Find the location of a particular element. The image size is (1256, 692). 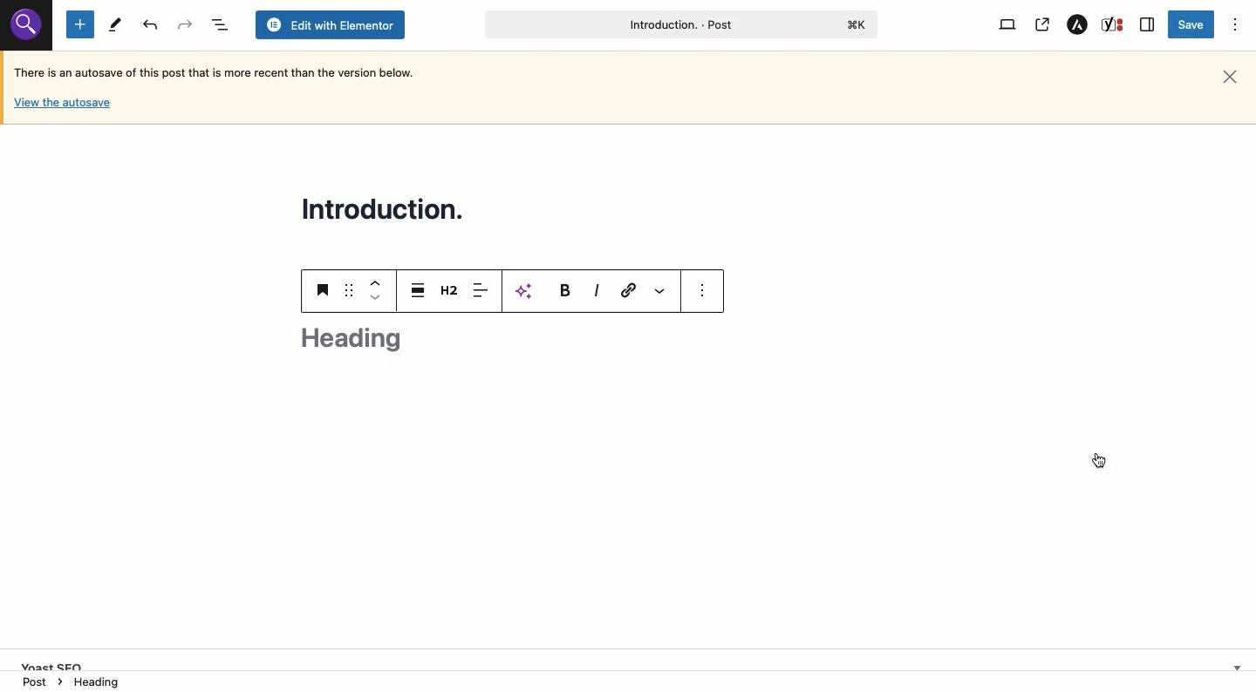

Yoast is located at coordinates (1114, 25).